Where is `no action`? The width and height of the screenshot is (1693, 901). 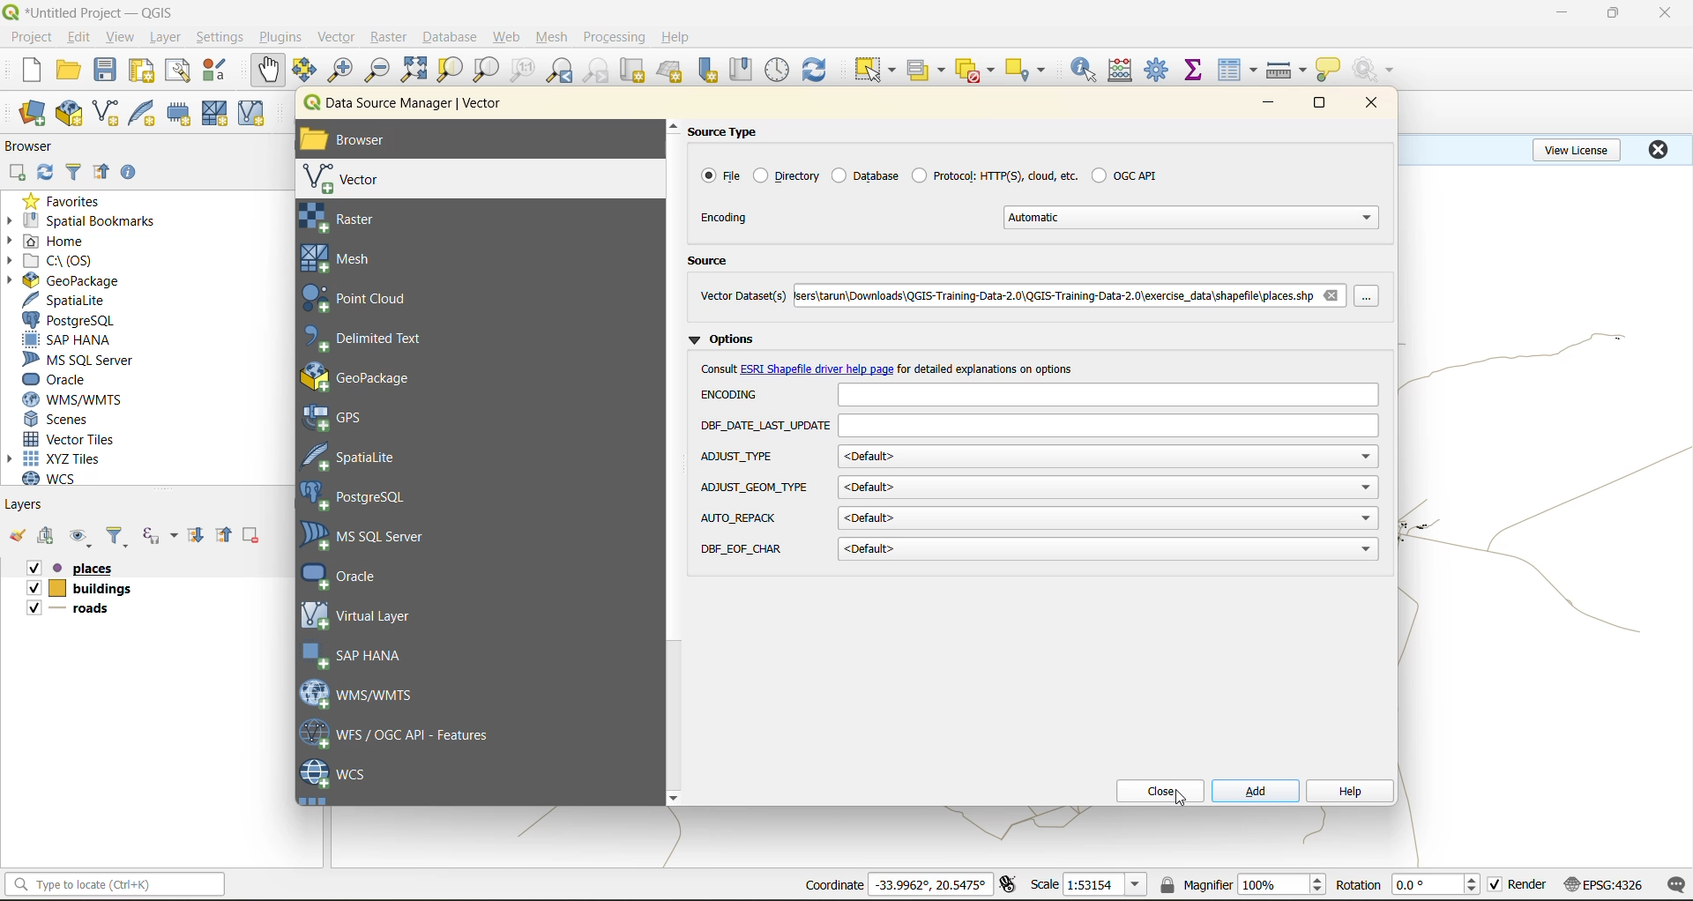 no action is located at coordinates (1376, 70).